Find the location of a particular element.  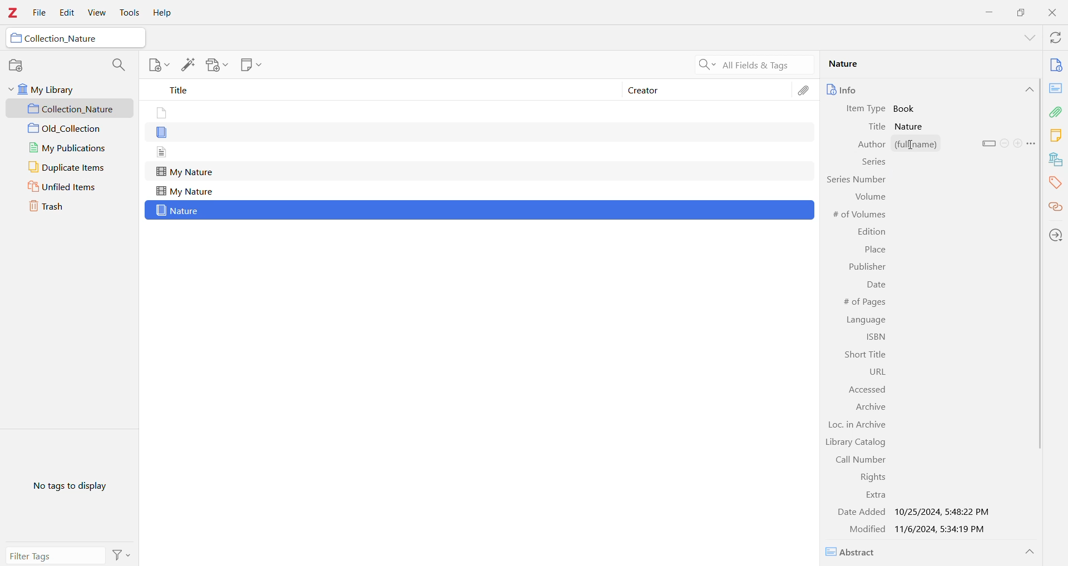

item without title  is located at coordinates (162, 133).